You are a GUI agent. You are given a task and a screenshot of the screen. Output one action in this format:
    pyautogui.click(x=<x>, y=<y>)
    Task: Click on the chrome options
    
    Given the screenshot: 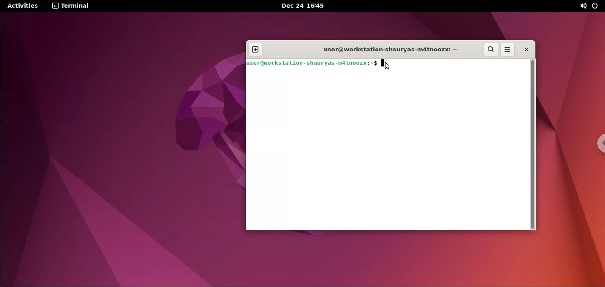 What is the action you would take?
    pyautogui.click(x=600, y=144)
    